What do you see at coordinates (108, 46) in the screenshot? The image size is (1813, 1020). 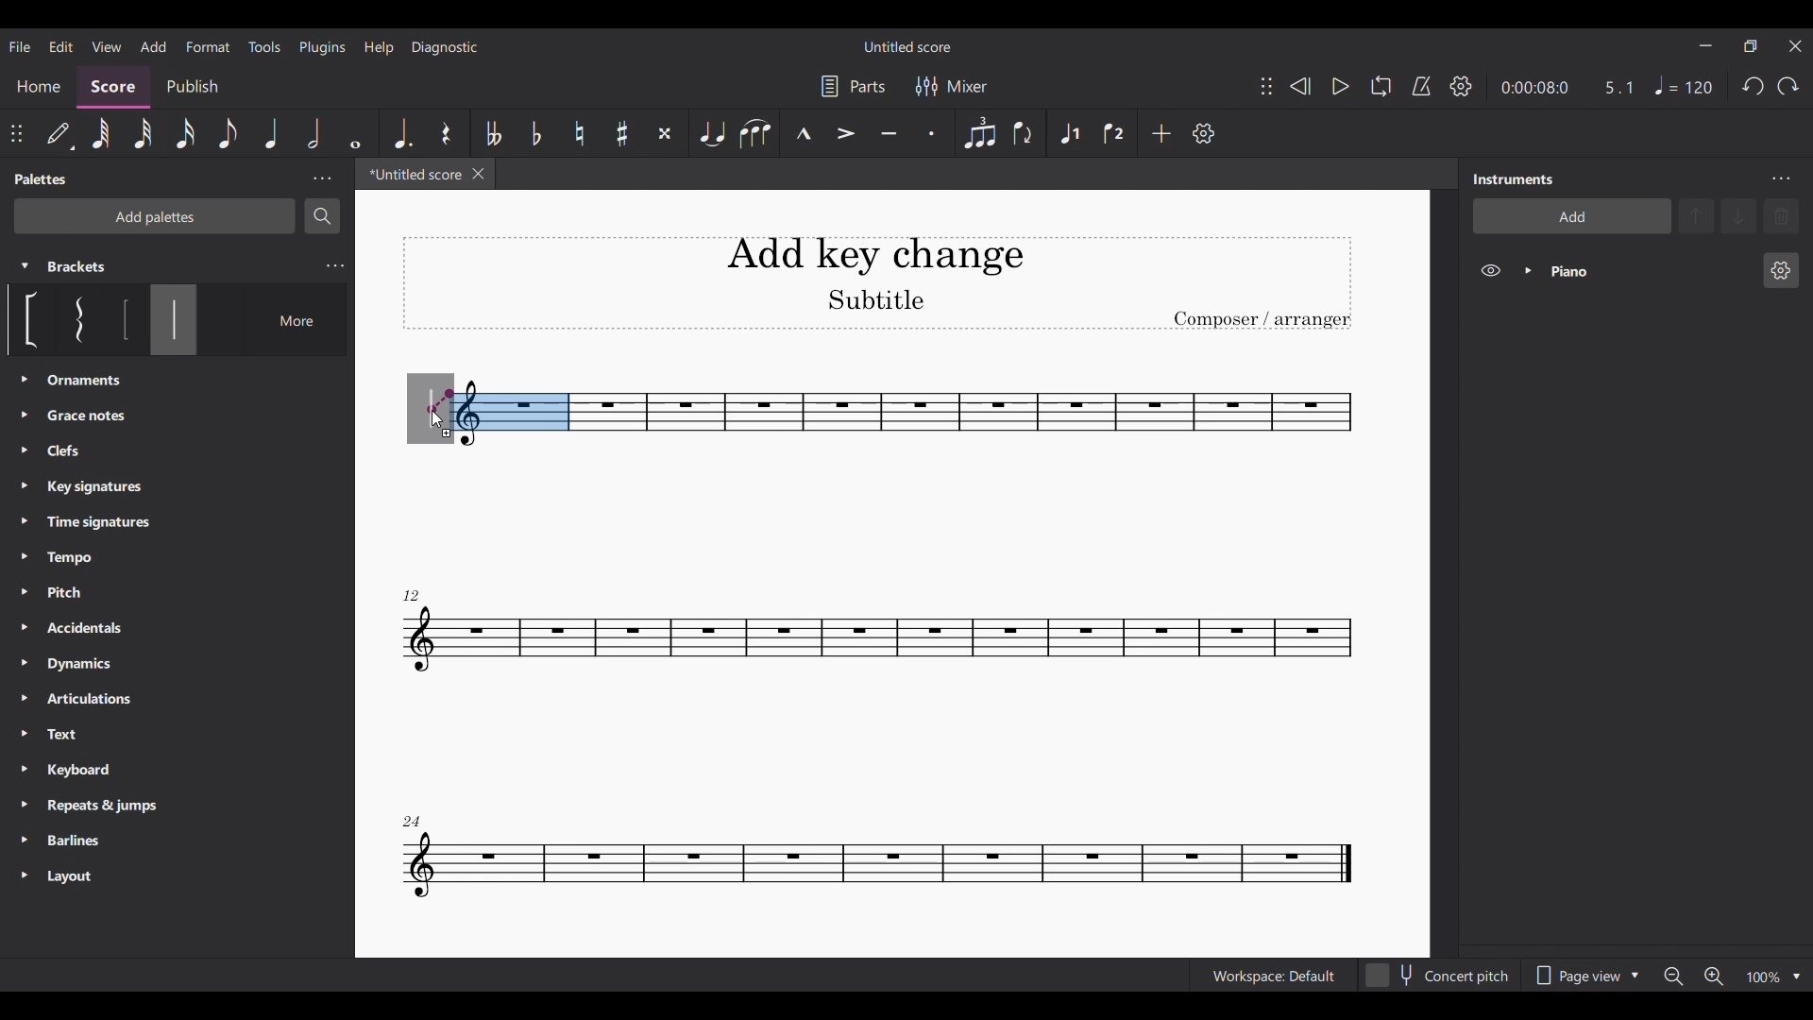 I see `View menu` at bounding box center [108, 46].